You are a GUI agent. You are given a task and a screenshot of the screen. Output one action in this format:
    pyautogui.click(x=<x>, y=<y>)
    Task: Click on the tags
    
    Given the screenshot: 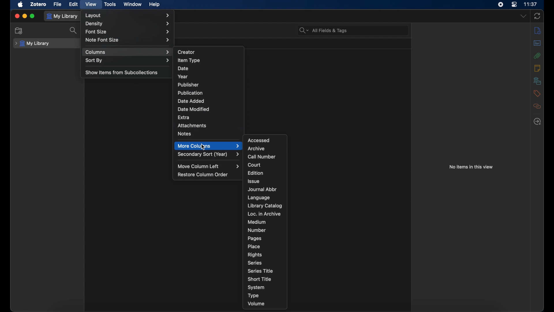 What is the action you would take?
    pyautogui.click(x=537, y=93)
    